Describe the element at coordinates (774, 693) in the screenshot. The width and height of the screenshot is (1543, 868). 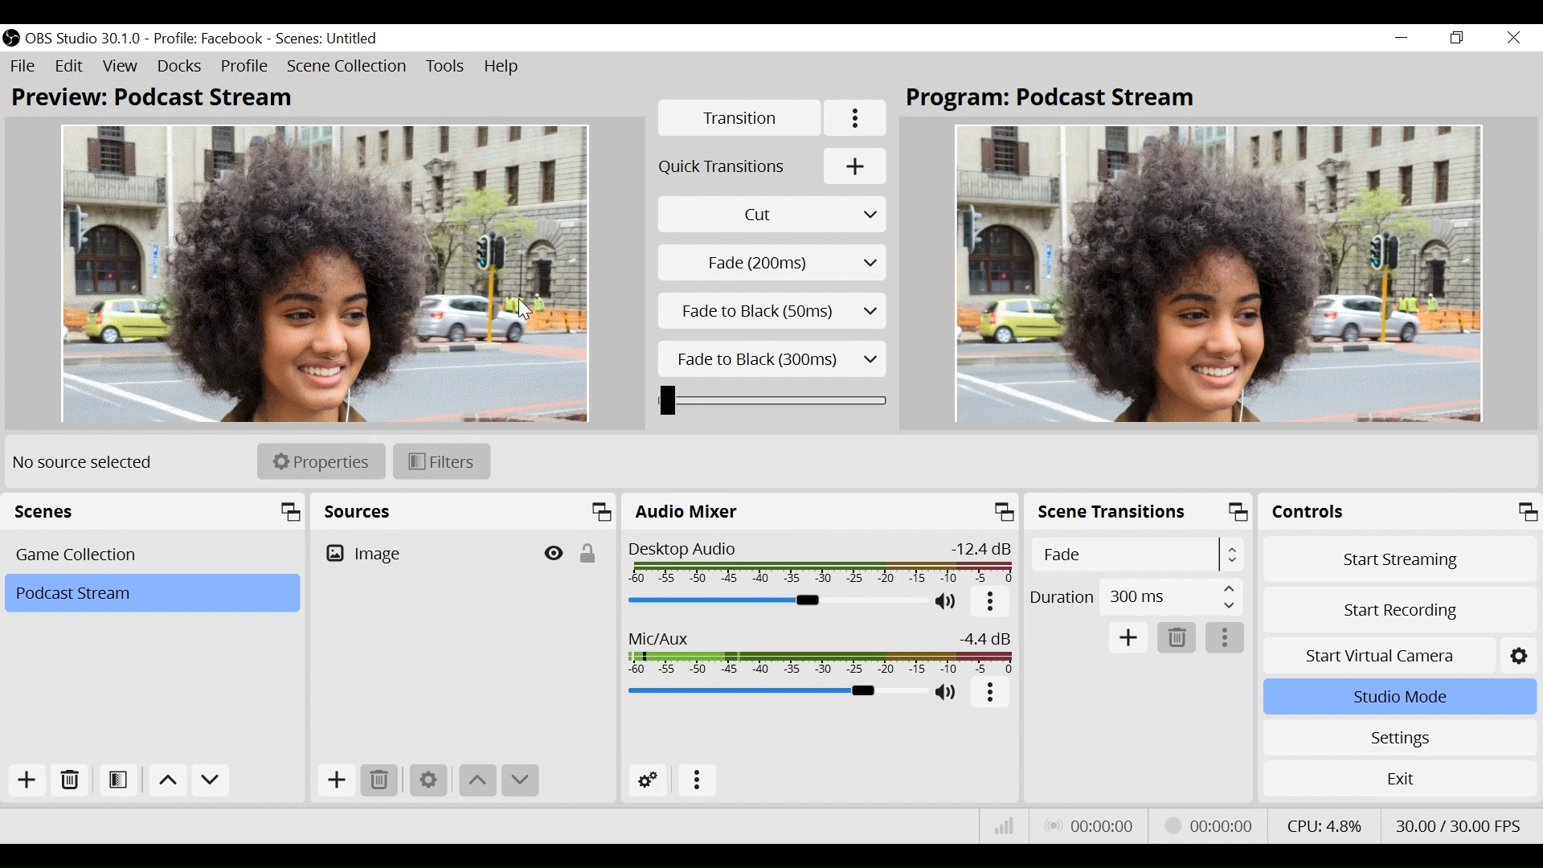
I see `Mic Slider` at that location.